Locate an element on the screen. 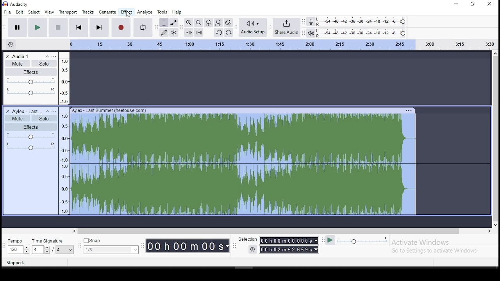 The width and height of the screenshot is (500, 281). zoom toggle is located at coordinates (229, 23).